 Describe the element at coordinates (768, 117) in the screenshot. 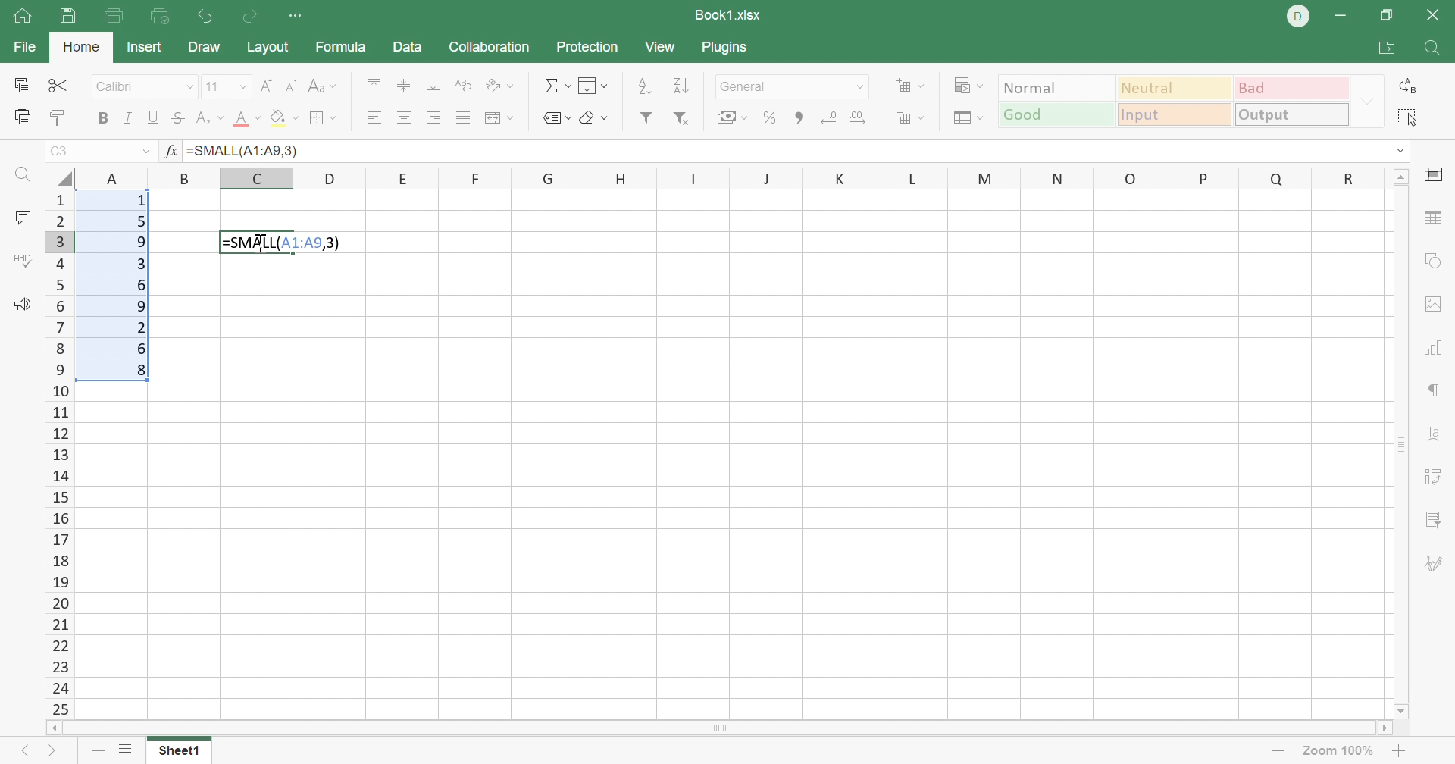

I see `Percent style` at that location.